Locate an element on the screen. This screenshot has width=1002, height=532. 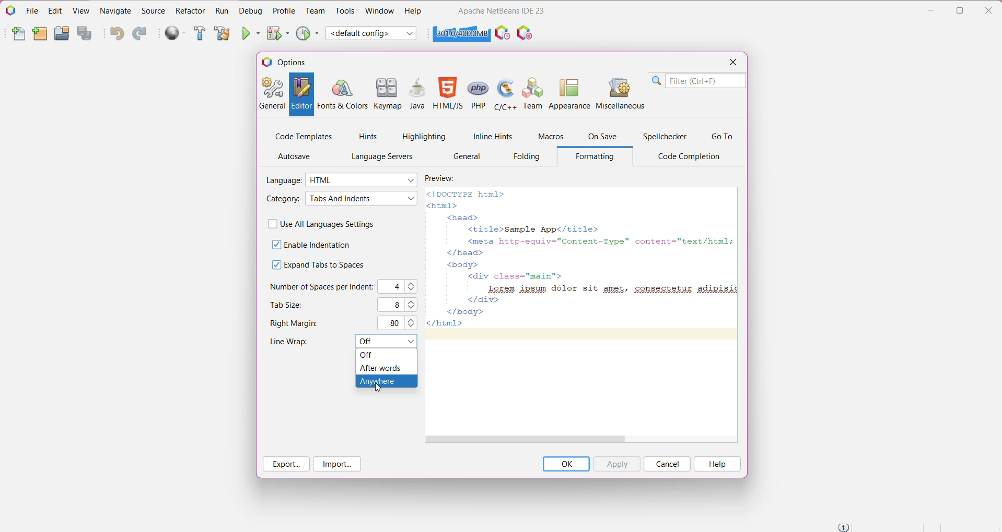
Save All is located at coordinates (86, 34).